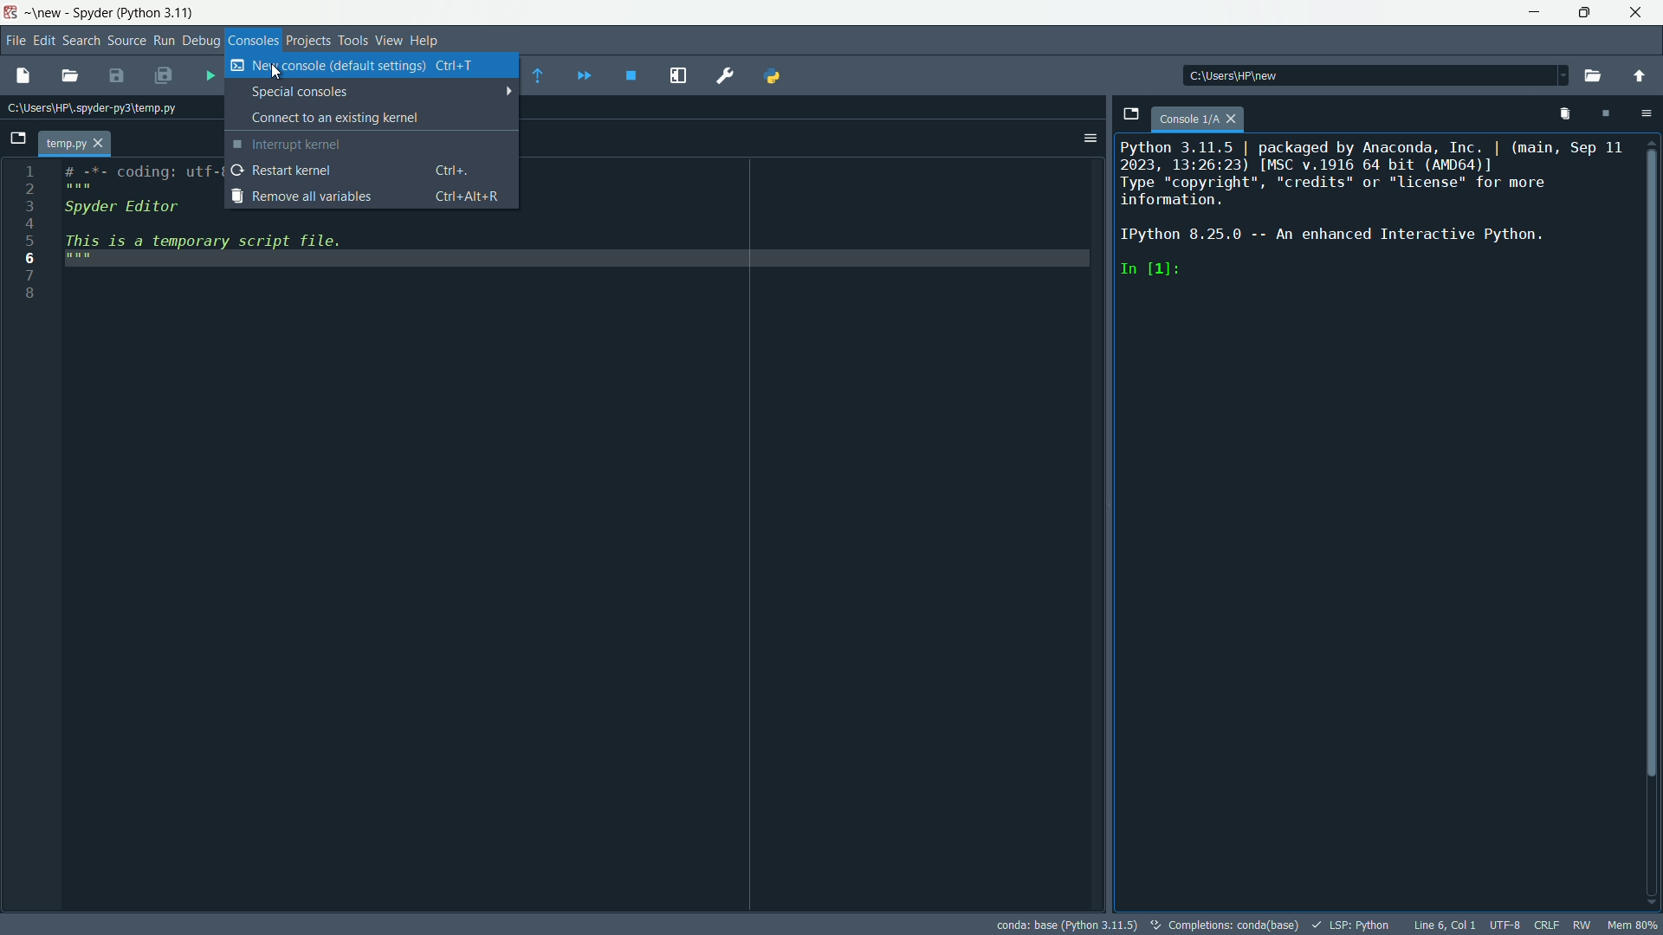 This screenshot has height=935, width=1663. What do you see at coordinates (677, 75) in the screenshot?
I see `maximize current pane` at bounding box center [677, 75].